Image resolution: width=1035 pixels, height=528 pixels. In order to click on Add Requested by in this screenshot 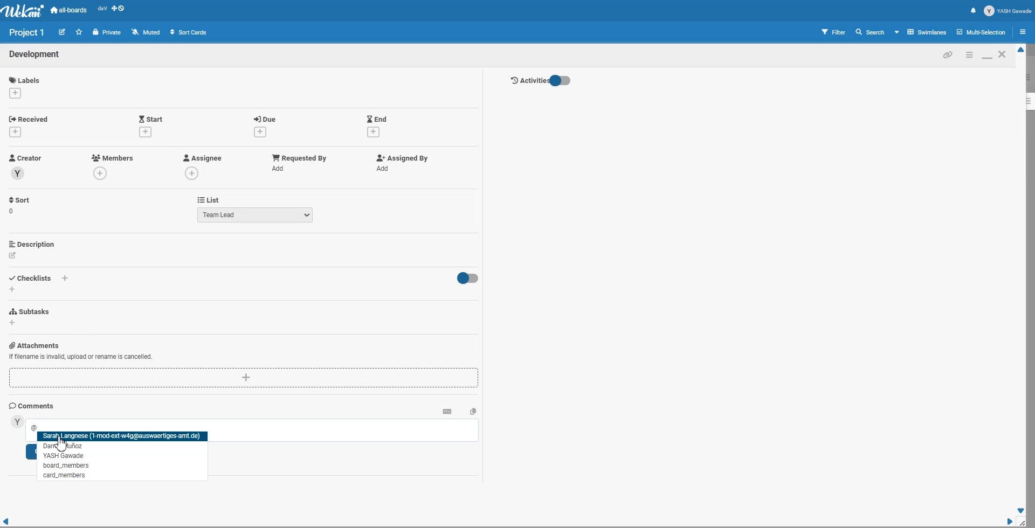, I will do `click(300, 157)`.